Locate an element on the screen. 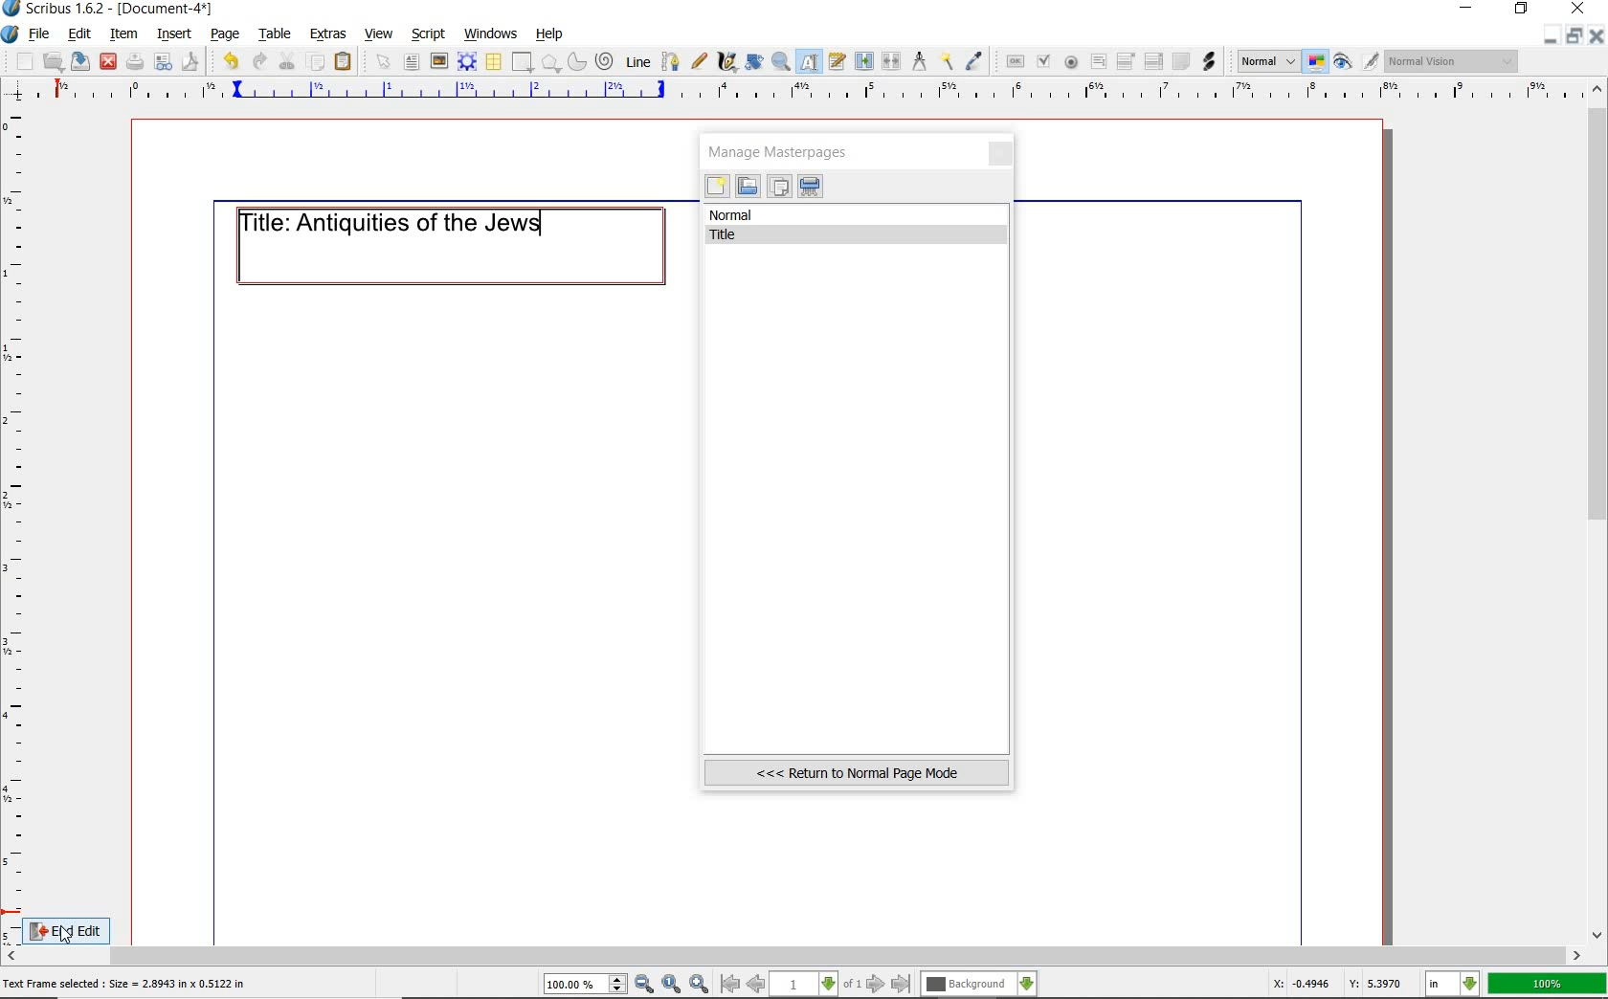 The image size is (1608, 999). manage masterpages is located at coordinates (784, 151).